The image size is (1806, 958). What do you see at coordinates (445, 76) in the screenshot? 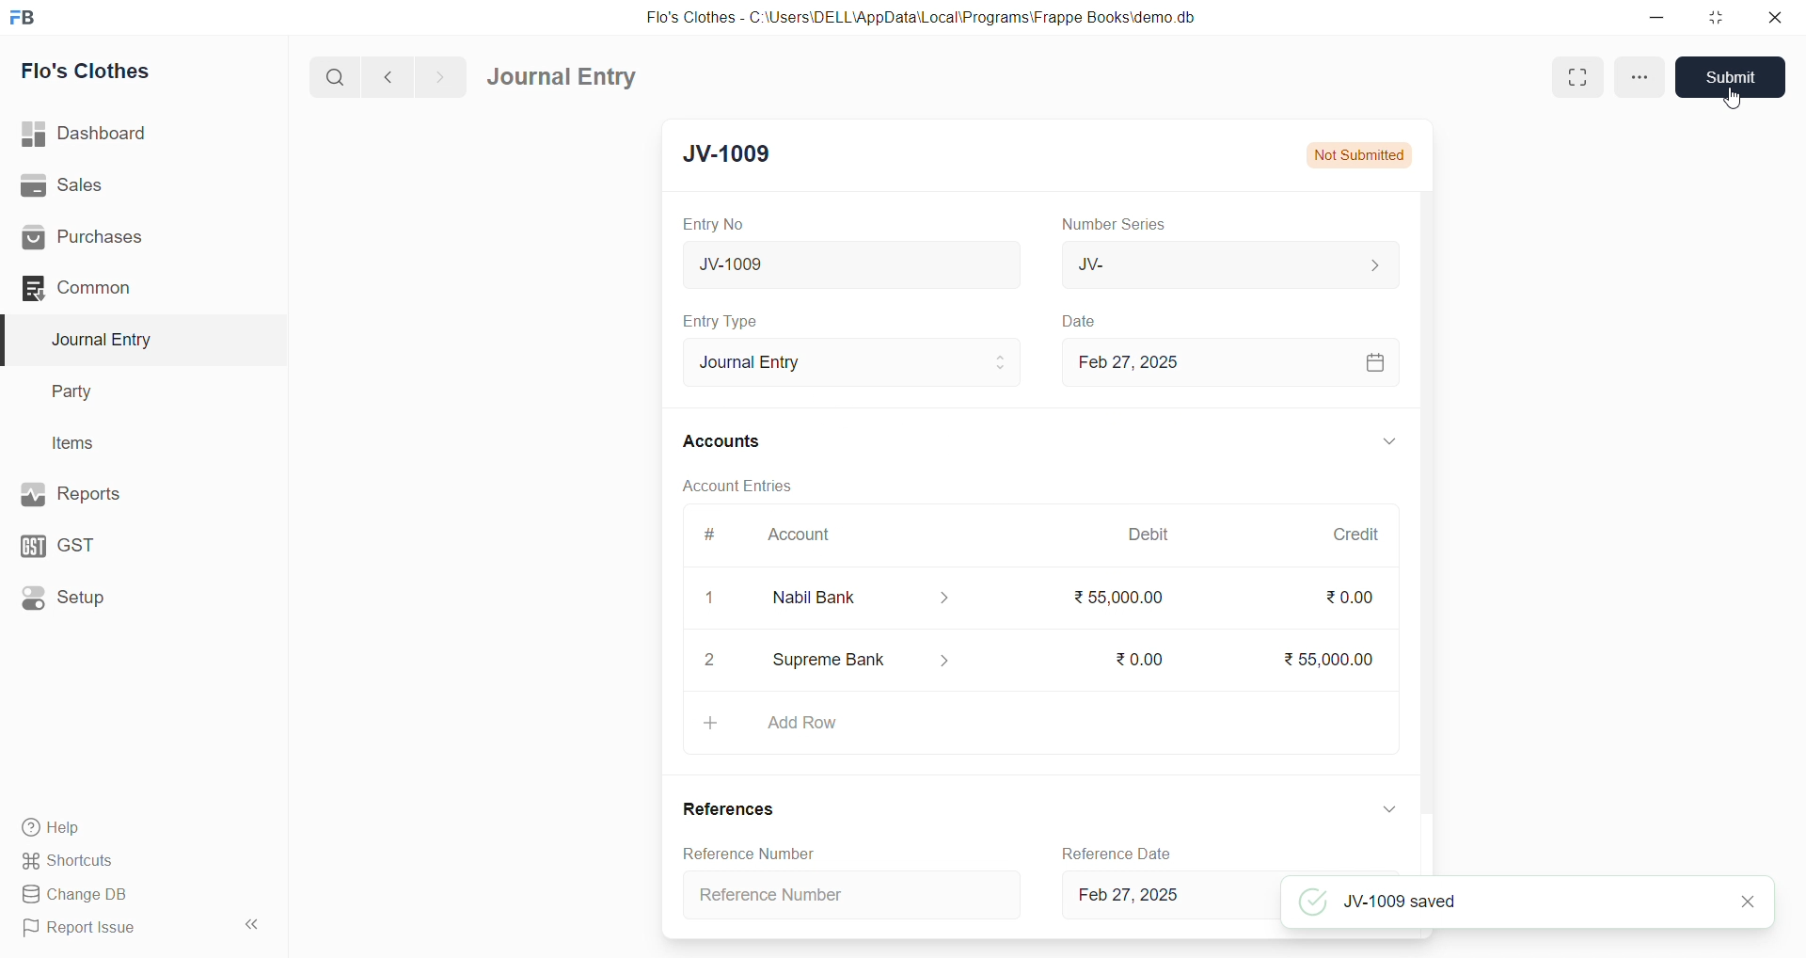
I see `navigate forward` at bounding box center [445, 76].